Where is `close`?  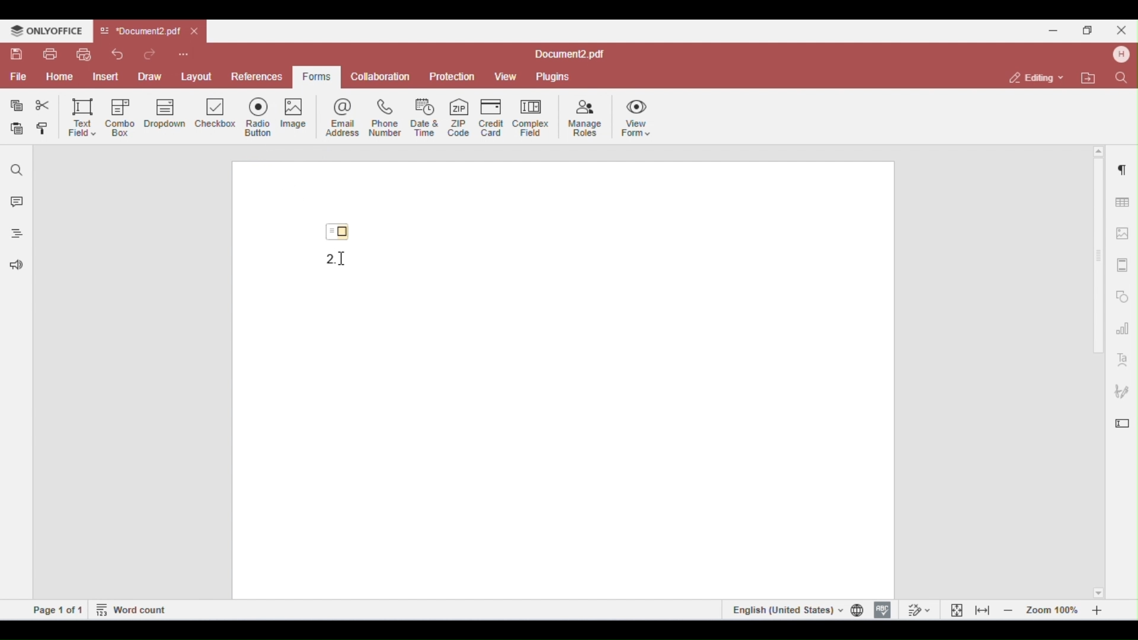 close is located at coordinates (1120, 30).